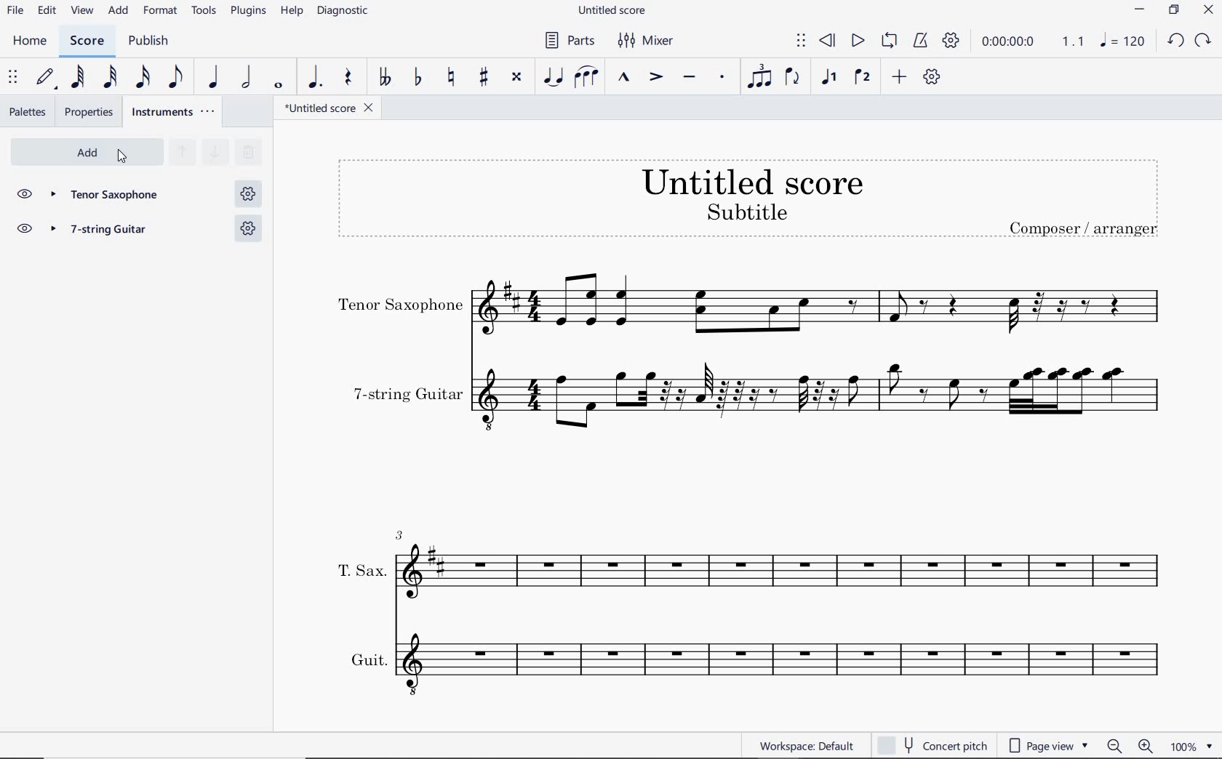  I want to click on 16TH NOTE, so click(144, 76).